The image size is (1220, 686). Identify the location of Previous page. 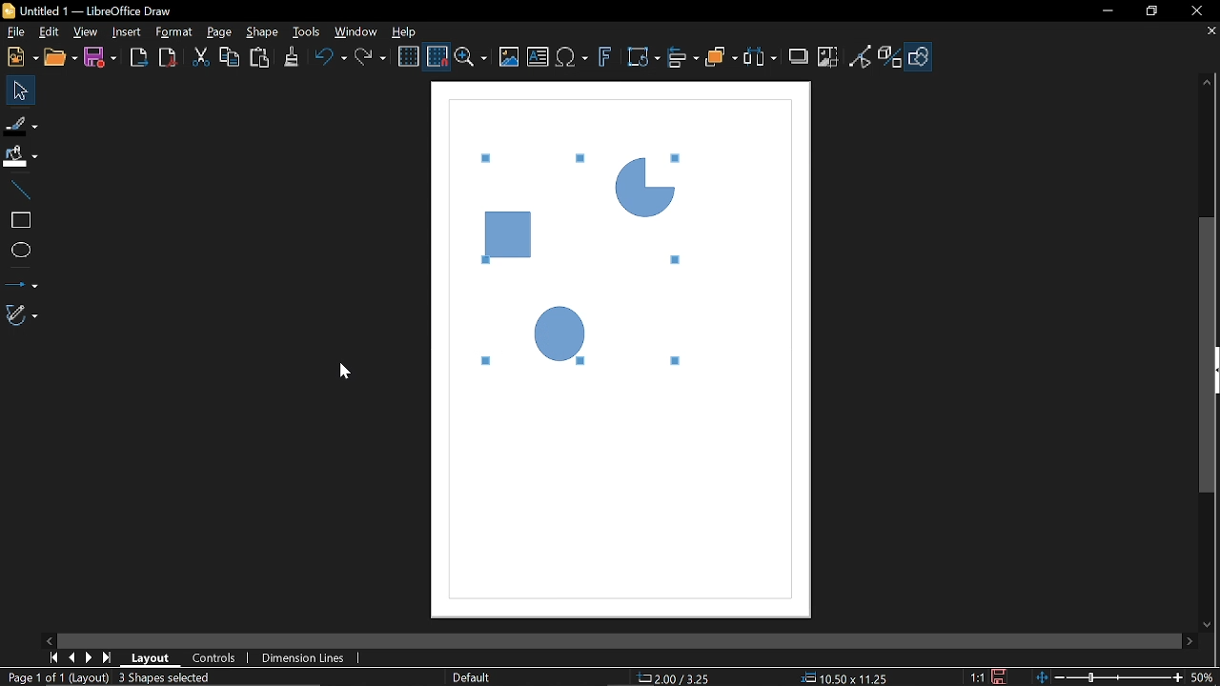
(73, 657).